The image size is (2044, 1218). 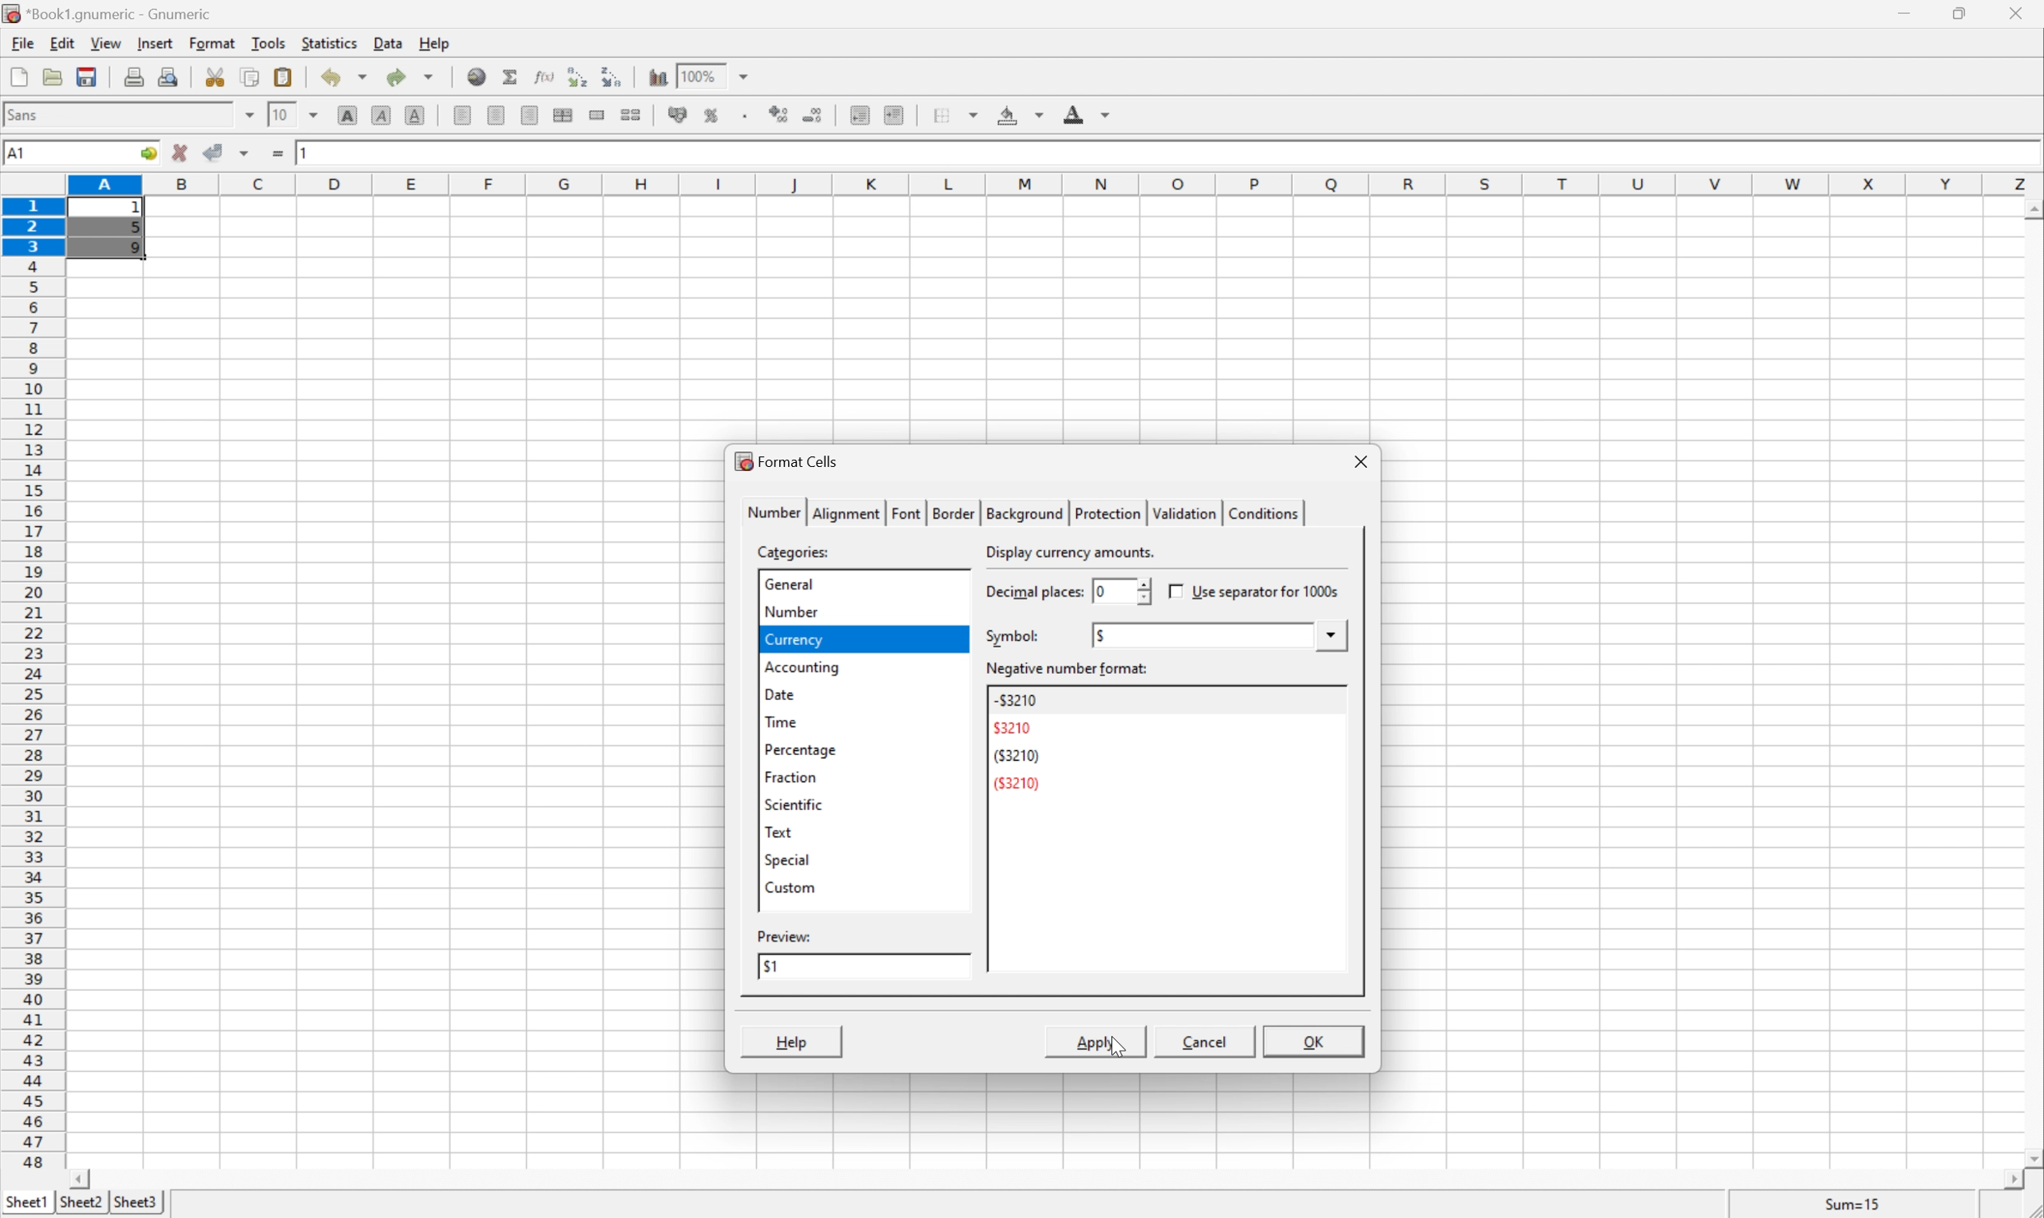 I want to click on background, so click(x=1021, y=113).